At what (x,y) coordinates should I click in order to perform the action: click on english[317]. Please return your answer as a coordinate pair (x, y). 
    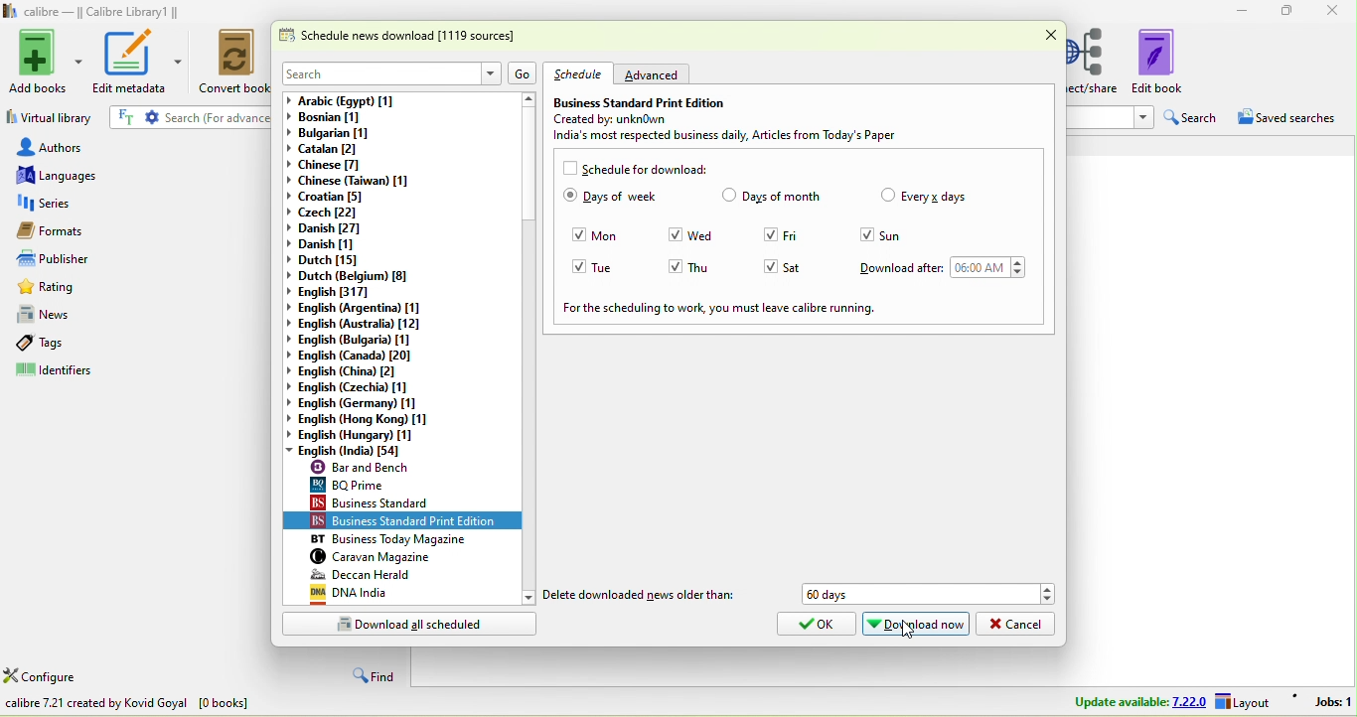
    Looking at the image, I should click on (351, 292).